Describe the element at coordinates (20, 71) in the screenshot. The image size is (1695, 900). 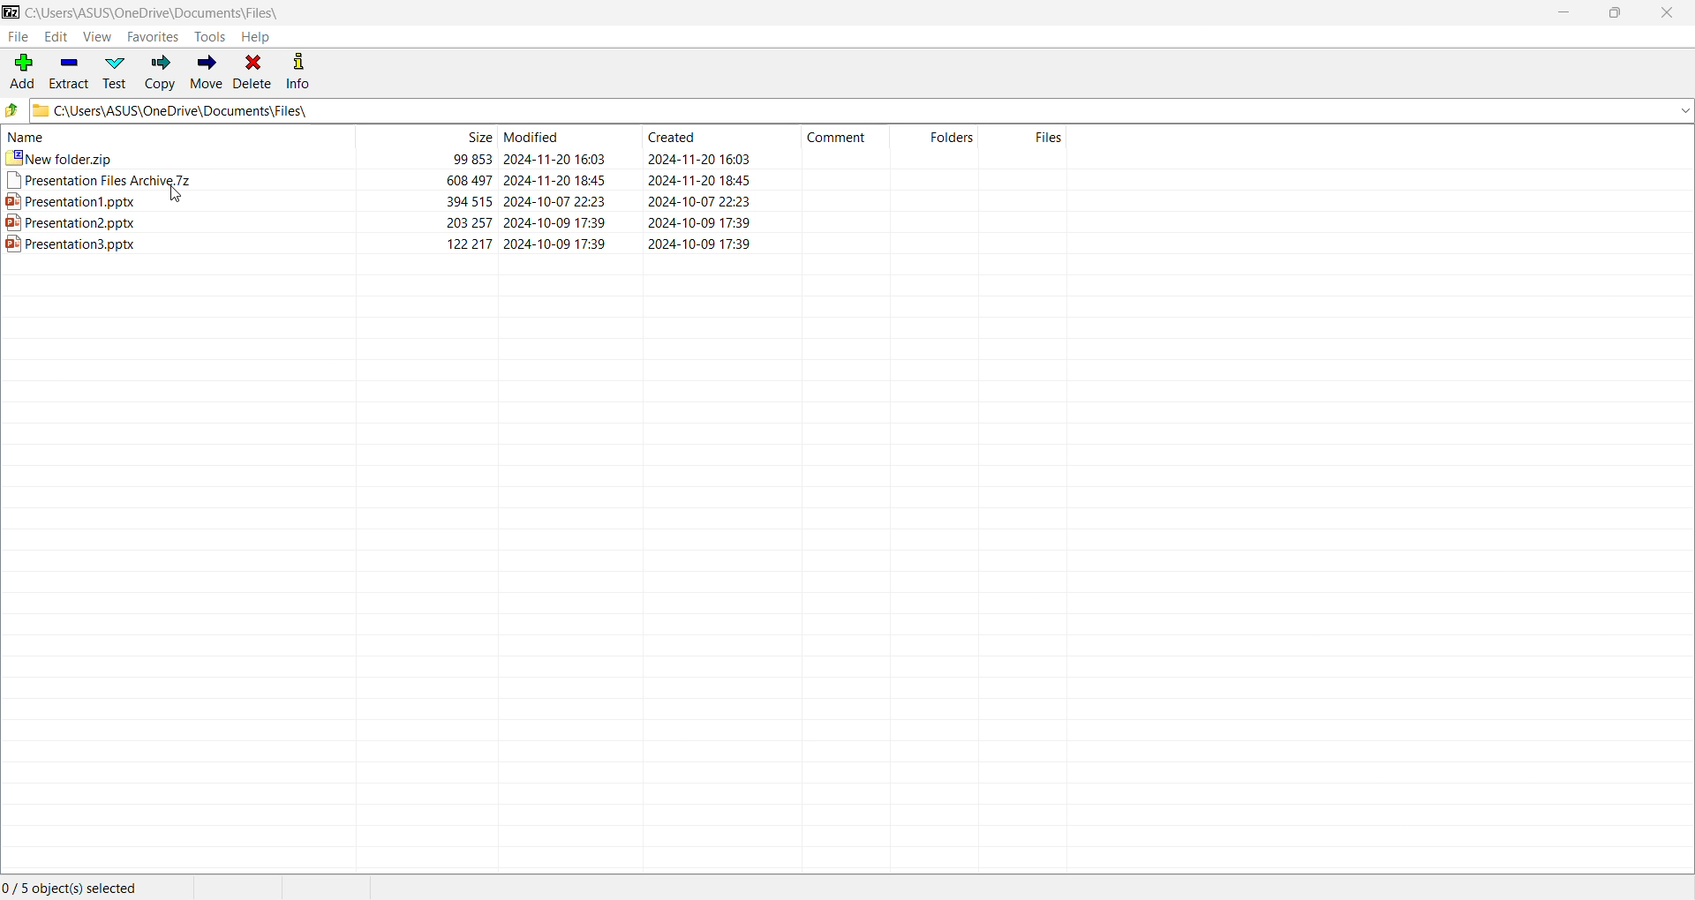
I see `Add` at that location.